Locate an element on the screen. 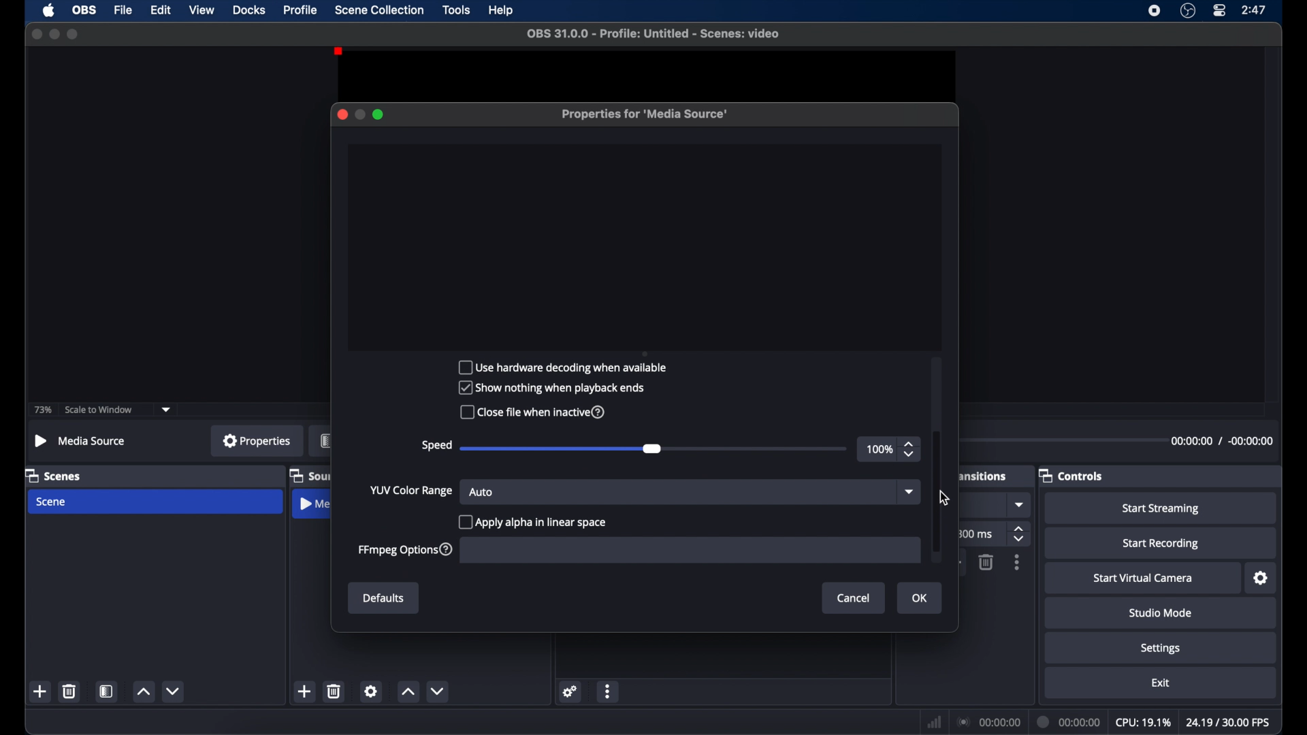  duration is located at coordinates (1221, 440).